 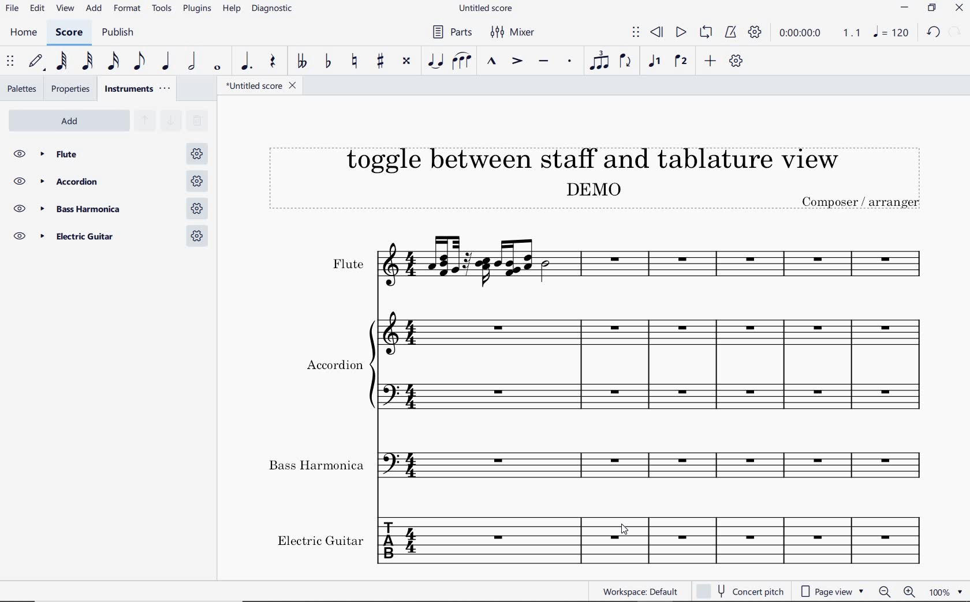 What do you see at coordinates (600, 172) in the screenshot?
I see `Title` at bounding box center [600, 172].